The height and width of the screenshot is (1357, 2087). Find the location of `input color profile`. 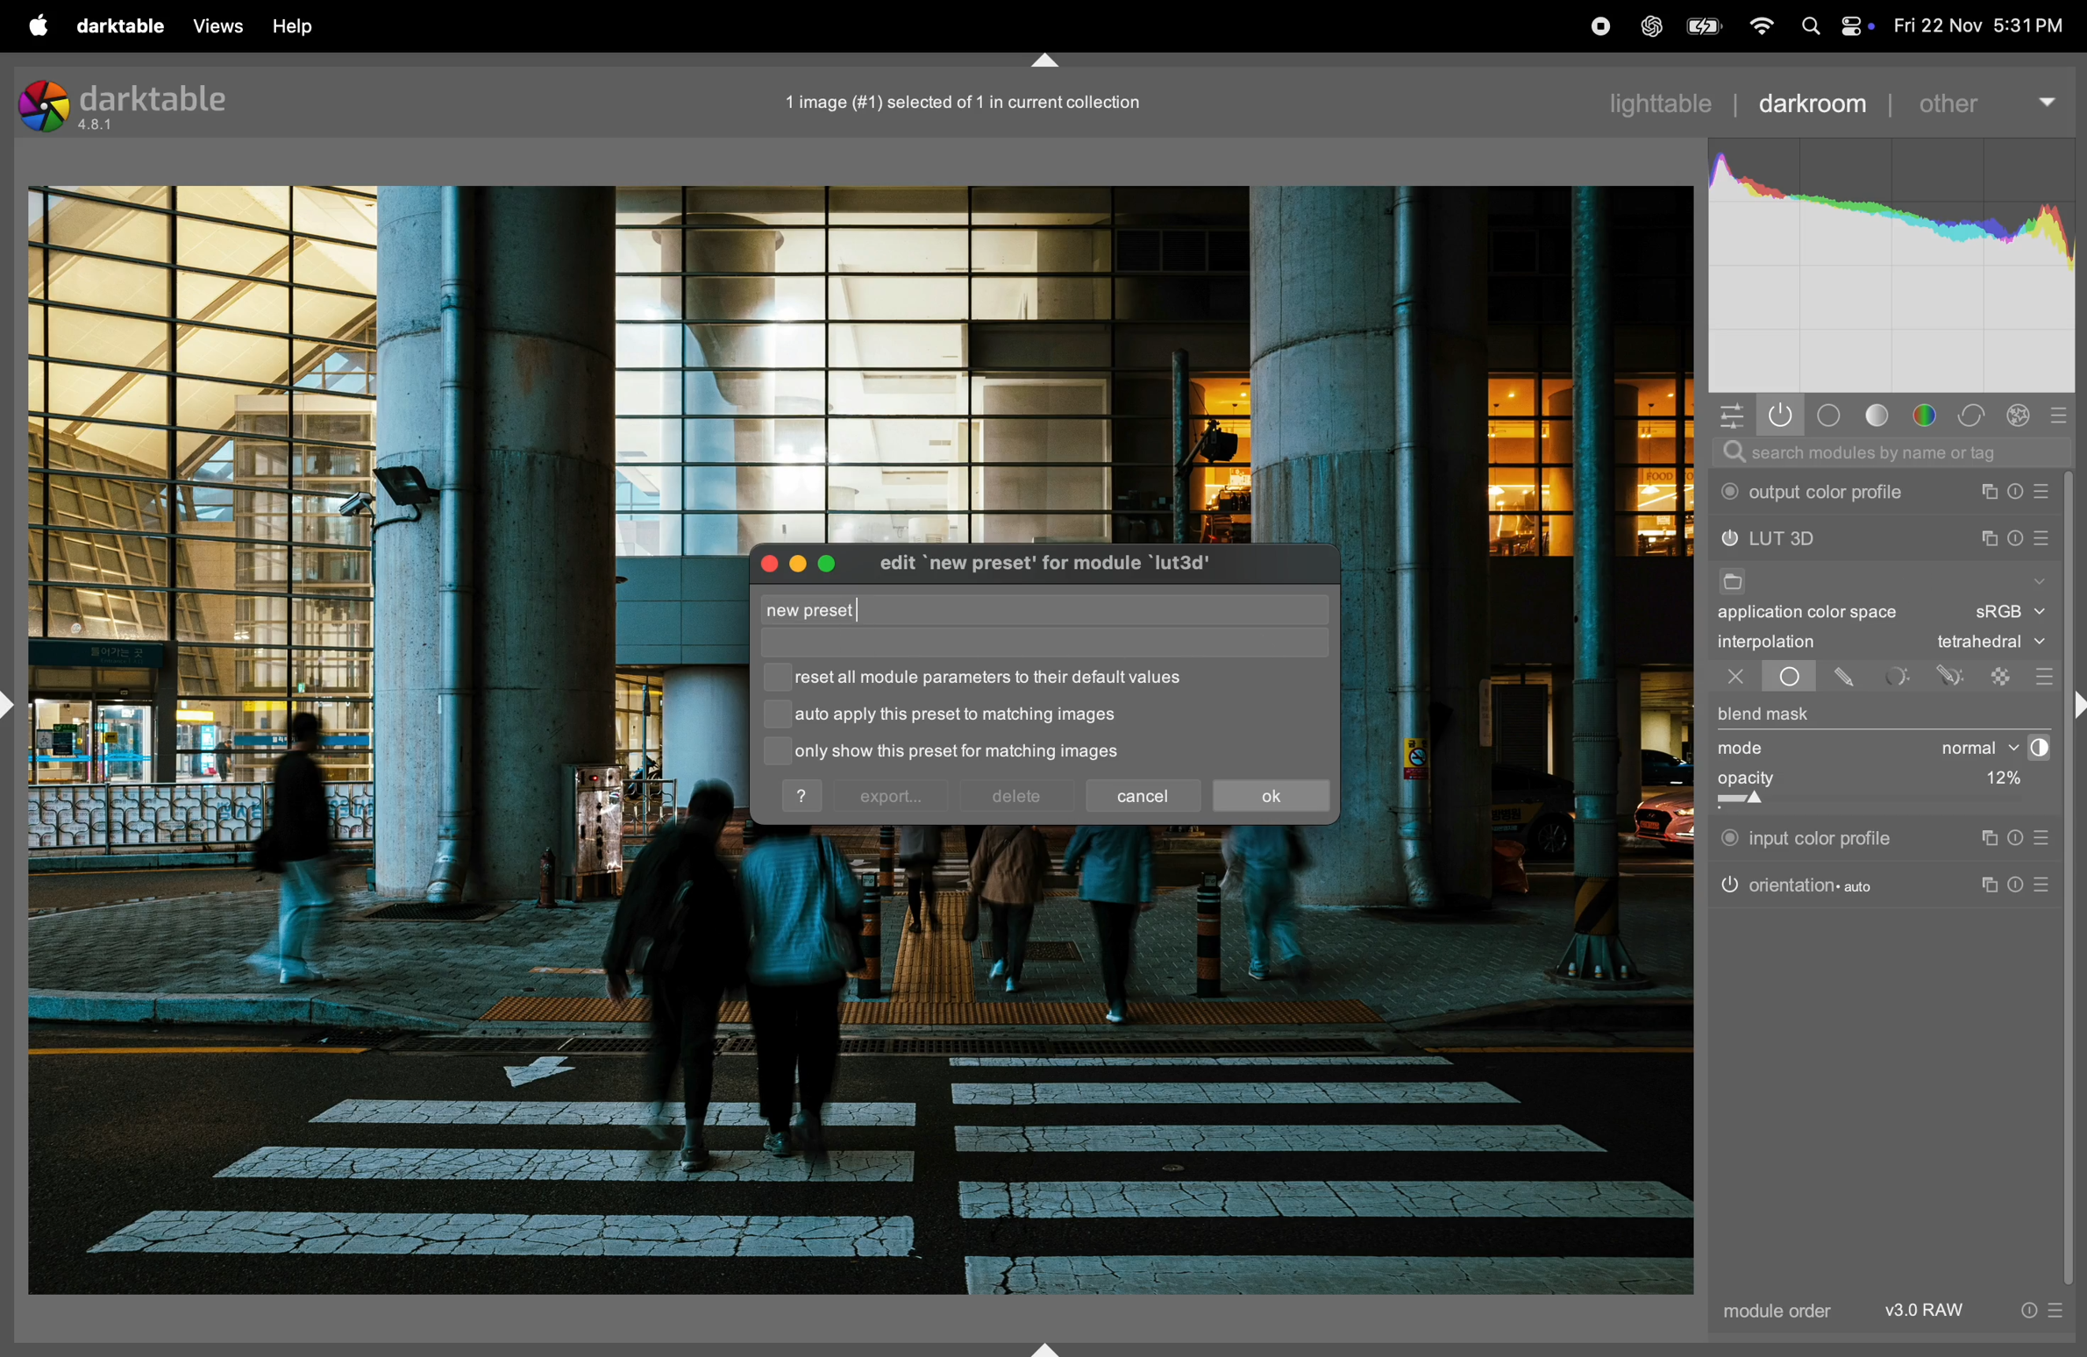

input color profile is located at coordinates (1808, 835).